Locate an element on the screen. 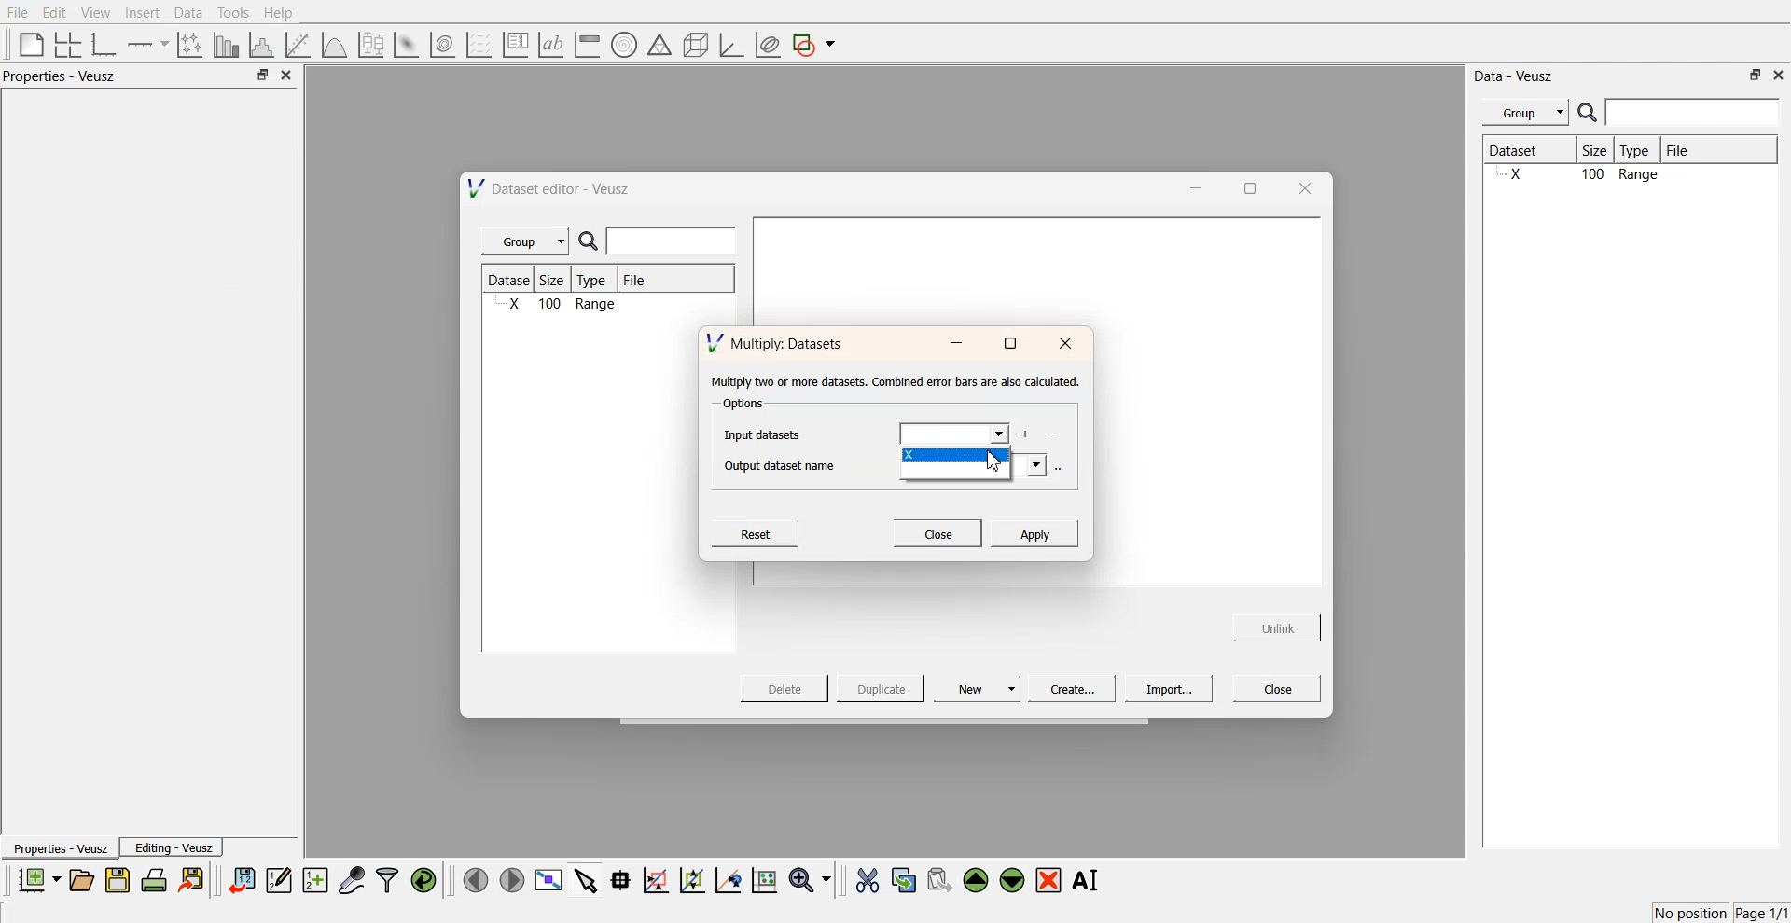  copy the selected widgets is located at coordinates (904, 879).